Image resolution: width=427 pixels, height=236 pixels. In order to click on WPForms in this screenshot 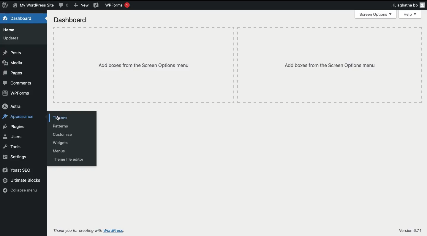, I will do `click(17, 94)`.